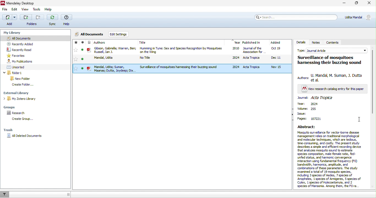  I want to click on Mandal, Udita No Title 2024 Acta Tropica Dec11, so click(183, 58).